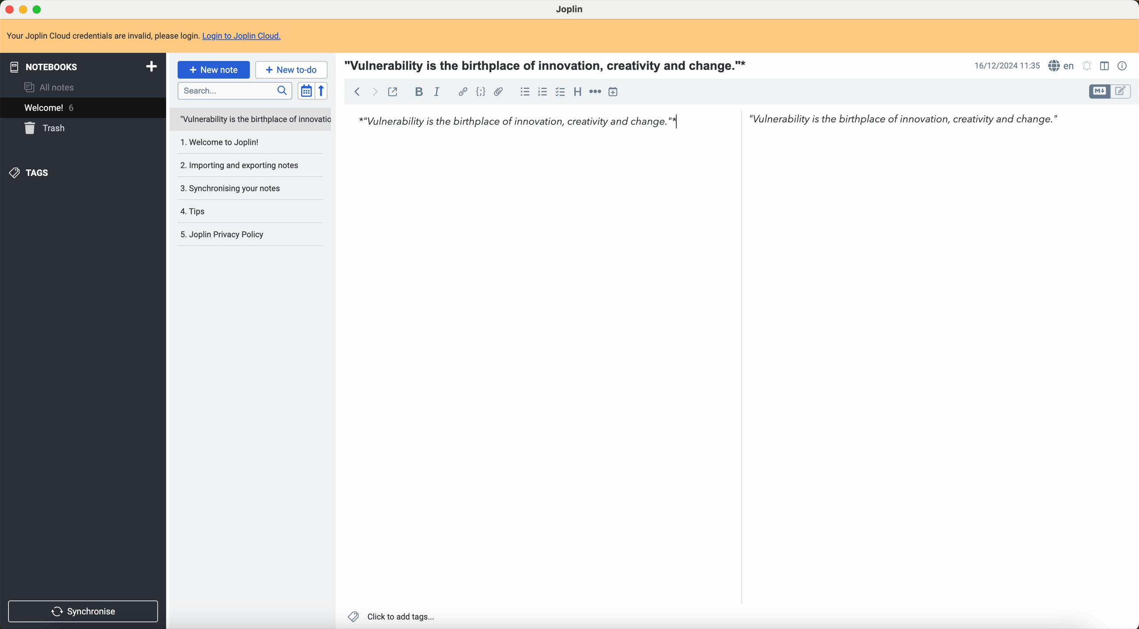 This screenshot has width=1139, height=629. What do you see at coordinates (250, 120) in the screenshot?
I see `untitled` at bounding box center [250, 120].